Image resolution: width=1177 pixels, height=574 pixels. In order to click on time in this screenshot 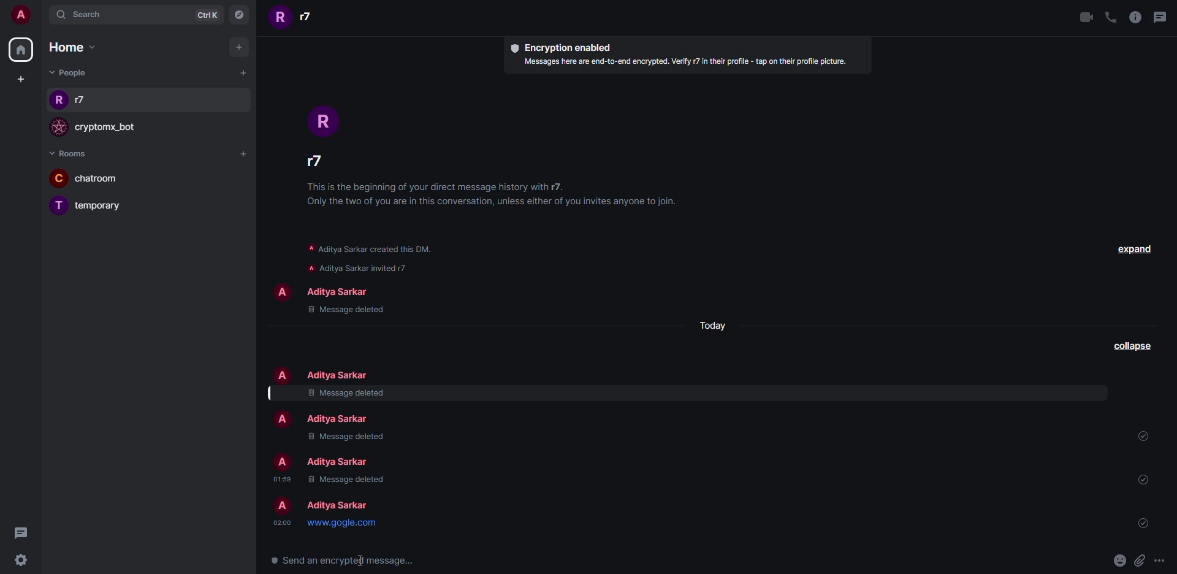, I will do `click(283, 478)`.